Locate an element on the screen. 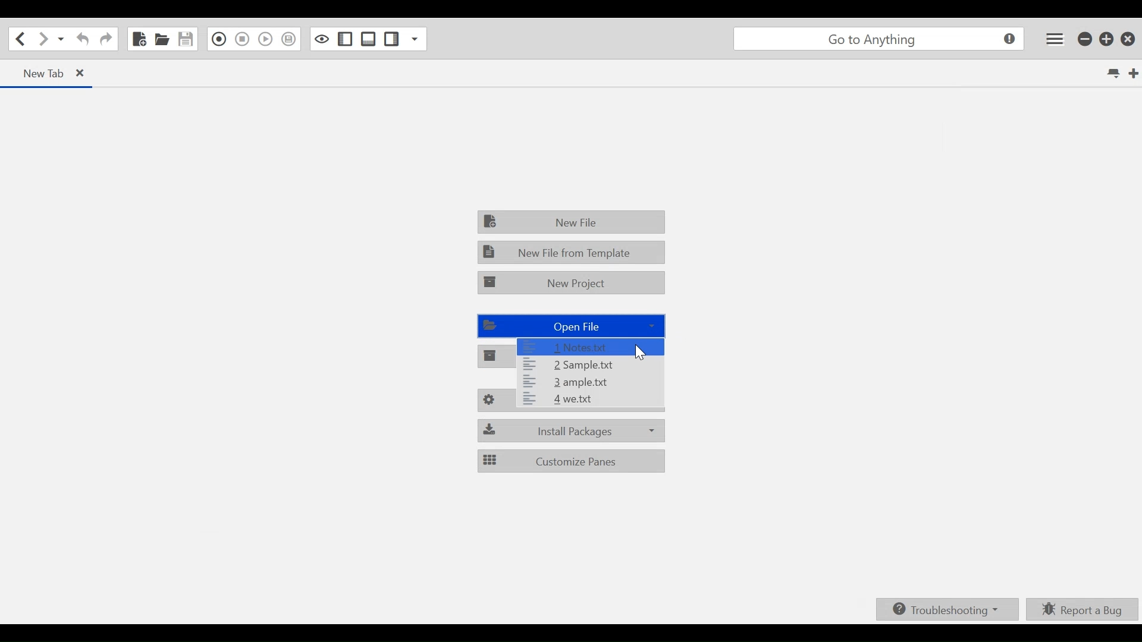 The width and height of the screenshot is (1142, 642). Report a bug is located at coordinates (1083, 609).